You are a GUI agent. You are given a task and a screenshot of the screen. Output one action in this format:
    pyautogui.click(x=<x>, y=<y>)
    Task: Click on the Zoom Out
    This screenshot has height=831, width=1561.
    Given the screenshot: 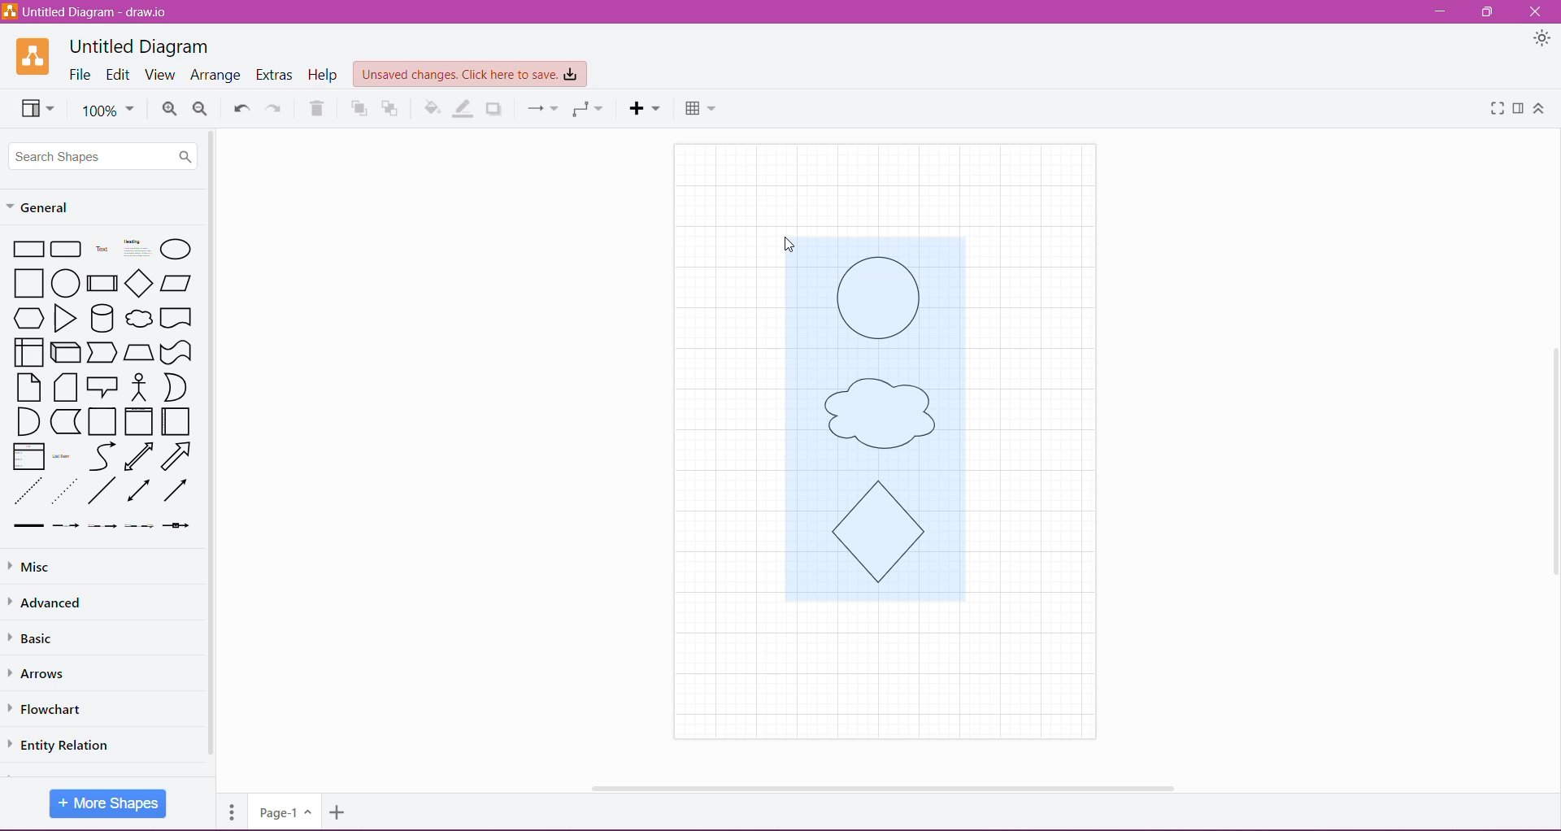 What is the action you would take?
    pyautogui.click(x=201, y=109)
    